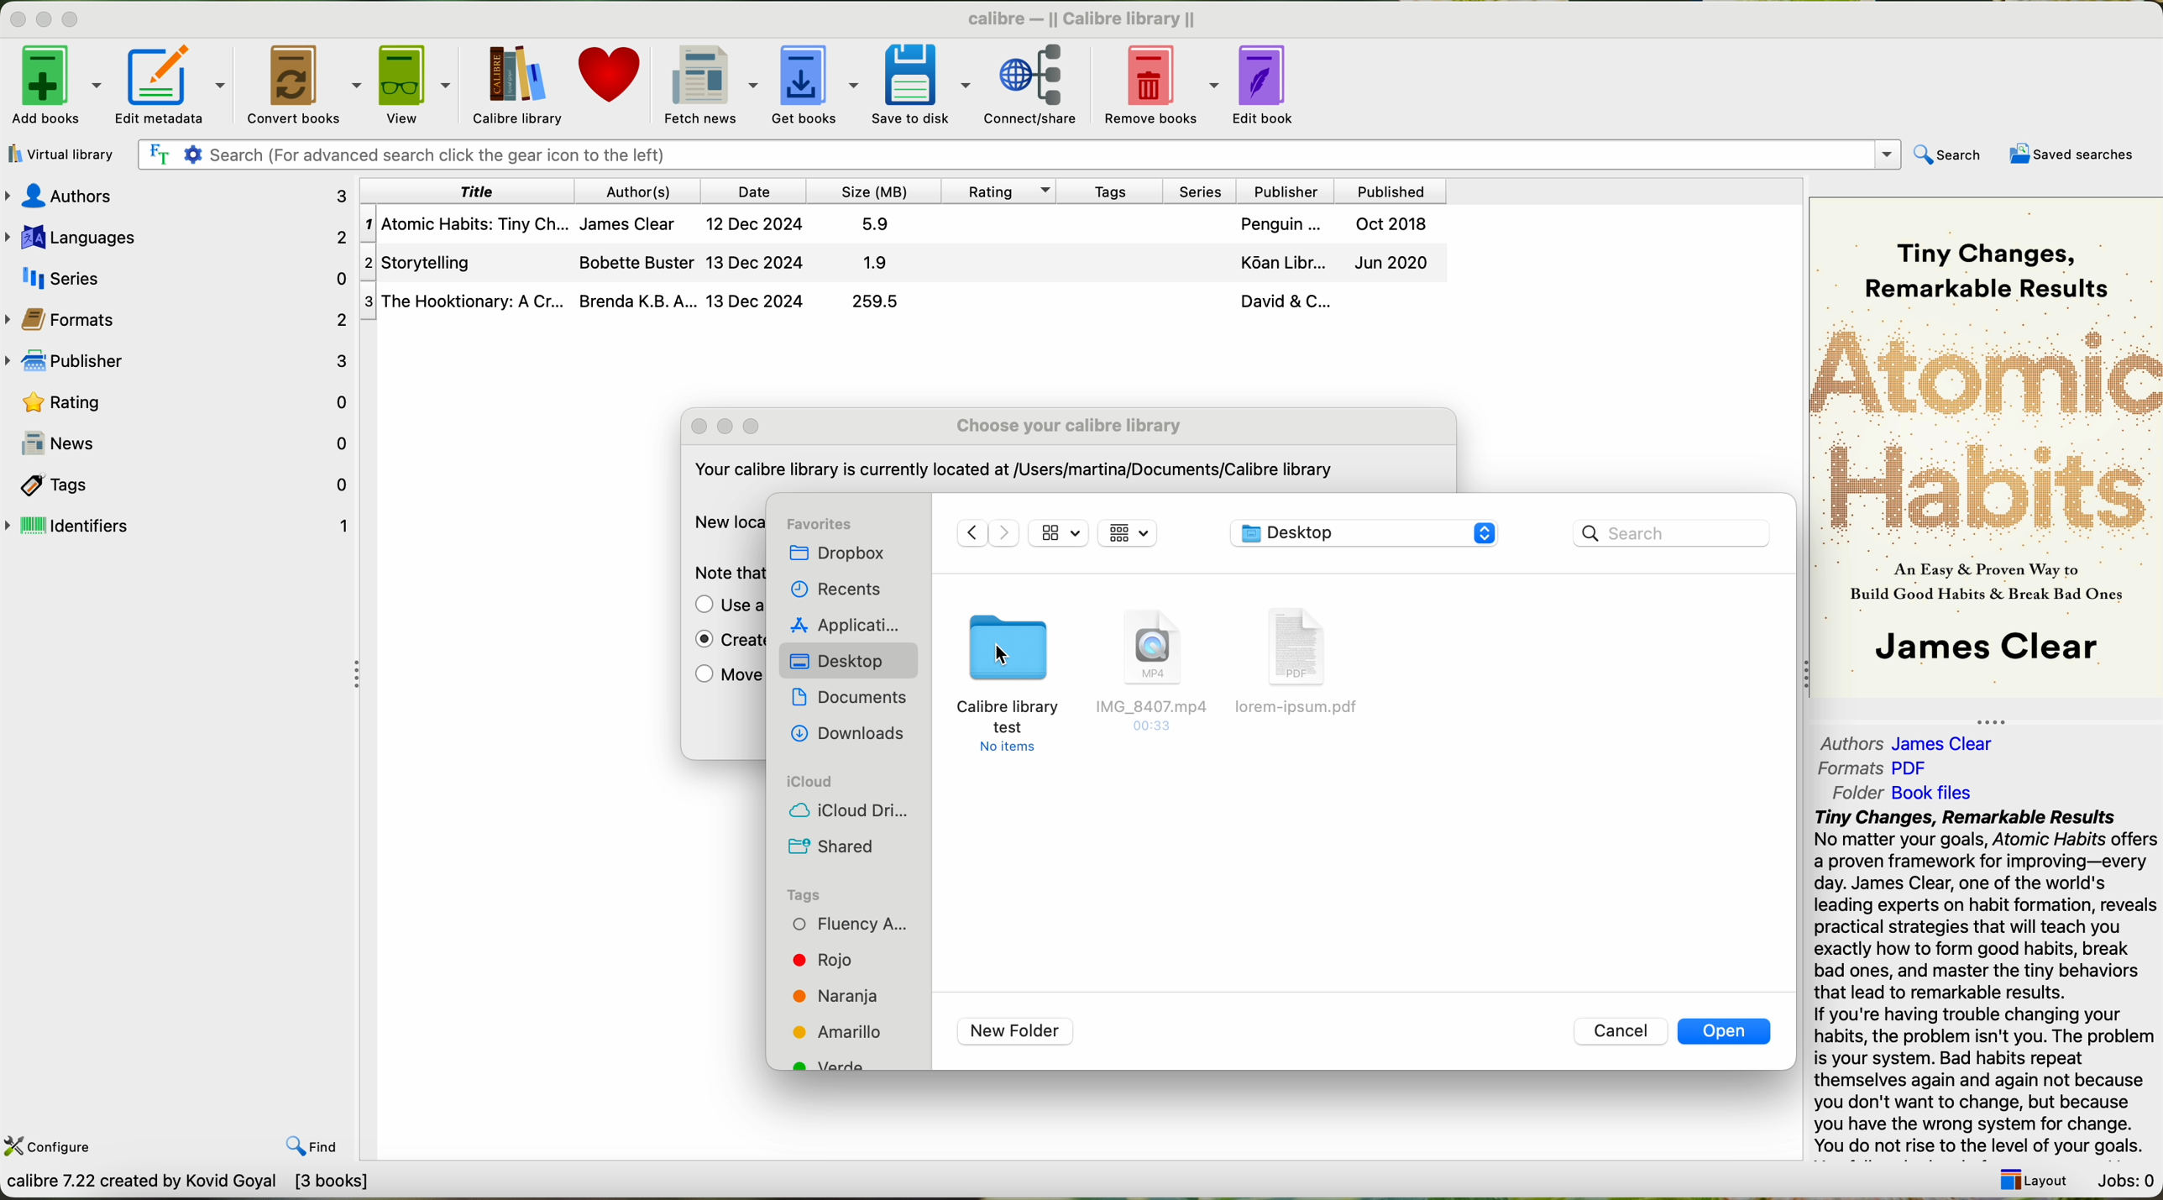 This screenshot has height=1200, width=2163. Describe the element at coordinates (1988, 427) in the screenshot. I see `Atomic Habits` at that location.